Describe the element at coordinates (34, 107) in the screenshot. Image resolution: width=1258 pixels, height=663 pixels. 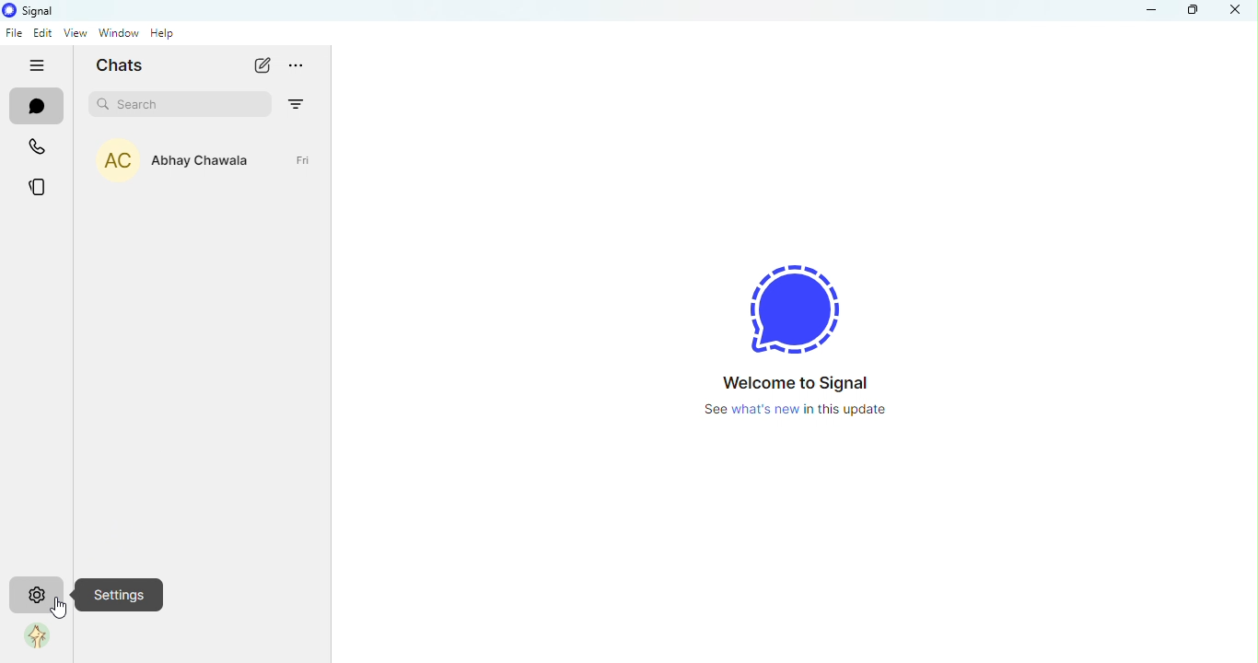
I see `chats` at that location.